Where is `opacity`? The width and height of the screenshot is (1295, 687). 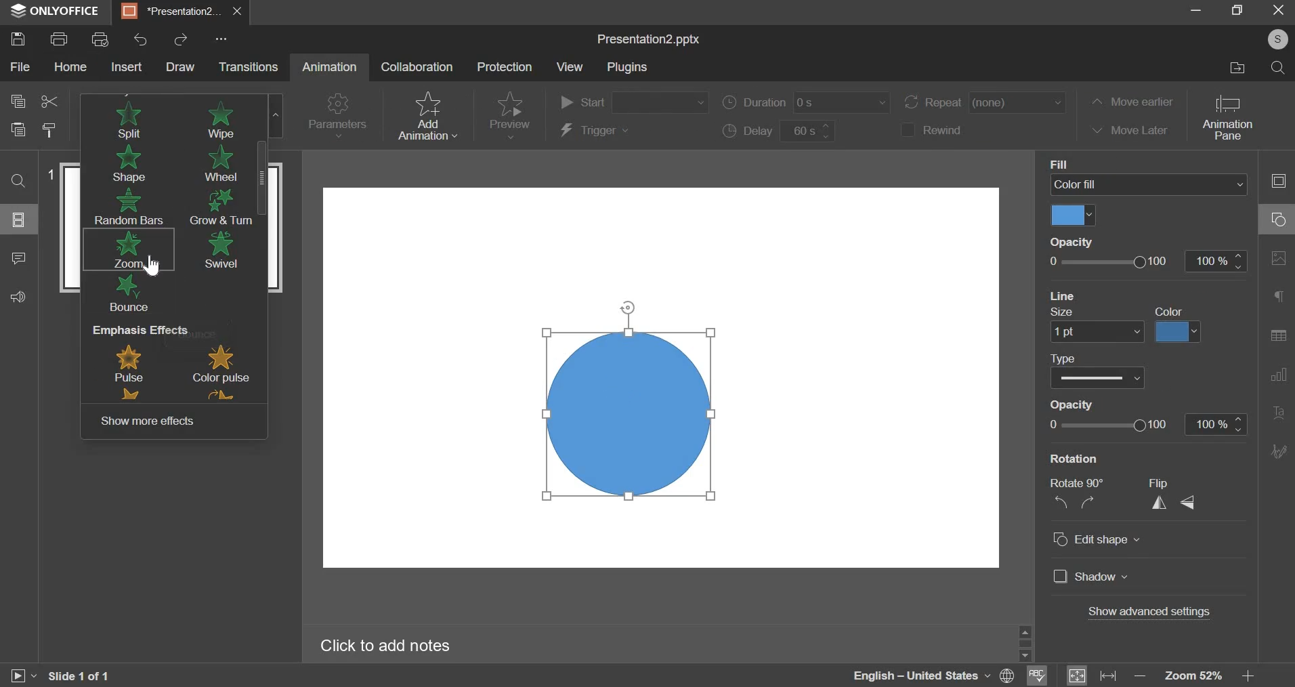
opacity is located at coordinates (1070, 314).